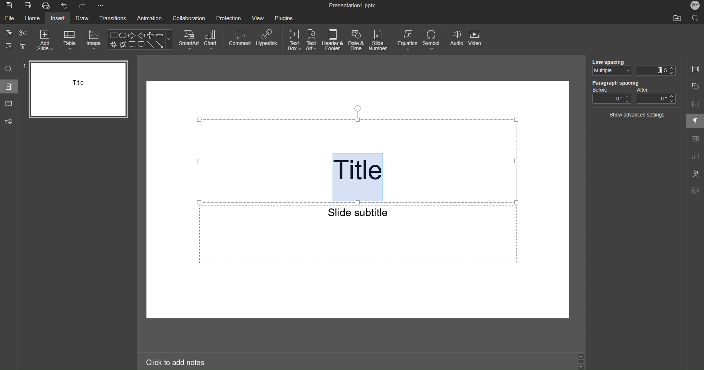 The height and width of the screenshot is (370, 704). What do you see at coordinates (258, 19) in the screenshot?
I see `View` at bounding box center [258, 19].